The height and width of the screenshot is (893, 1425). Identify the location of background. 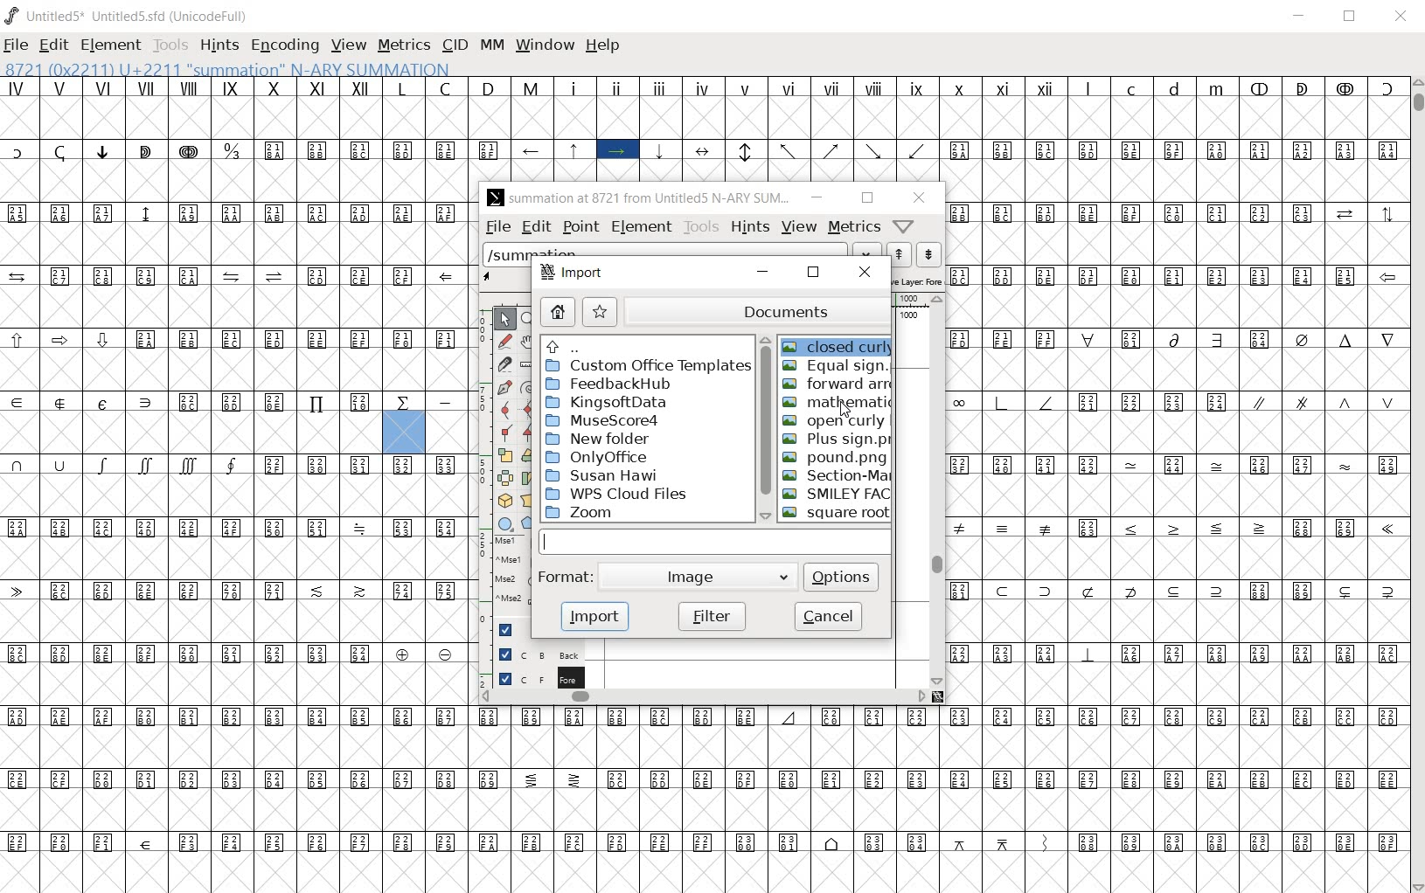
(532, 651).